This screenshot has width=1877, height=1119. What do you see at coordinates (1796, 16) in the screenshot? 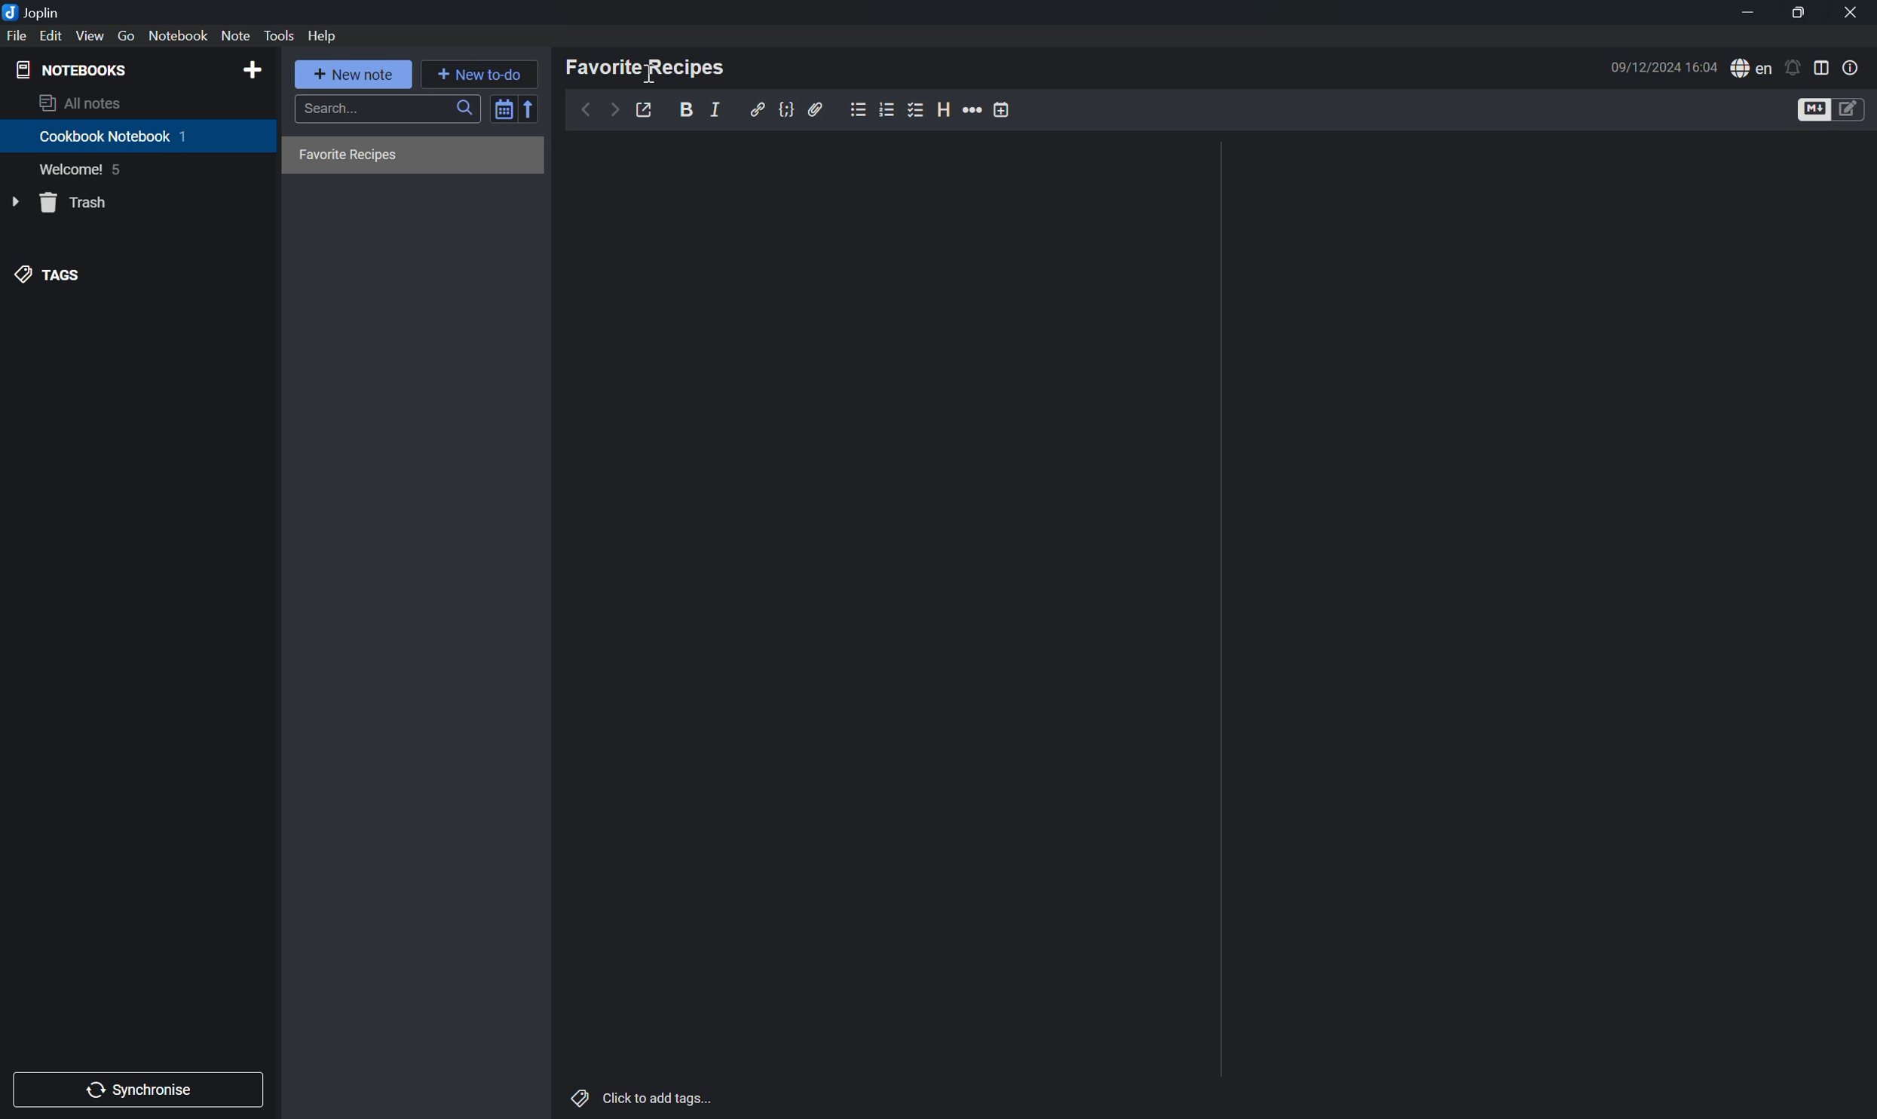
I see `Restore Down` at bounding box center [1796, 16].